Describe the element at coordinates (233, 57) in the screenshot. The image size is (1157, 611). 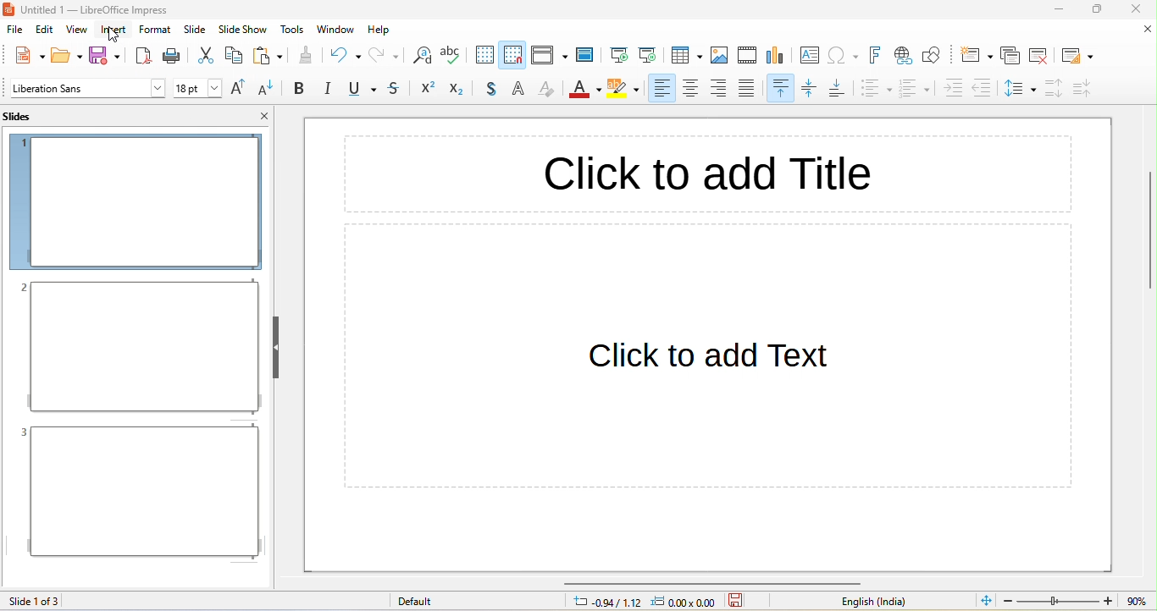
I see `ccopy` at that location.